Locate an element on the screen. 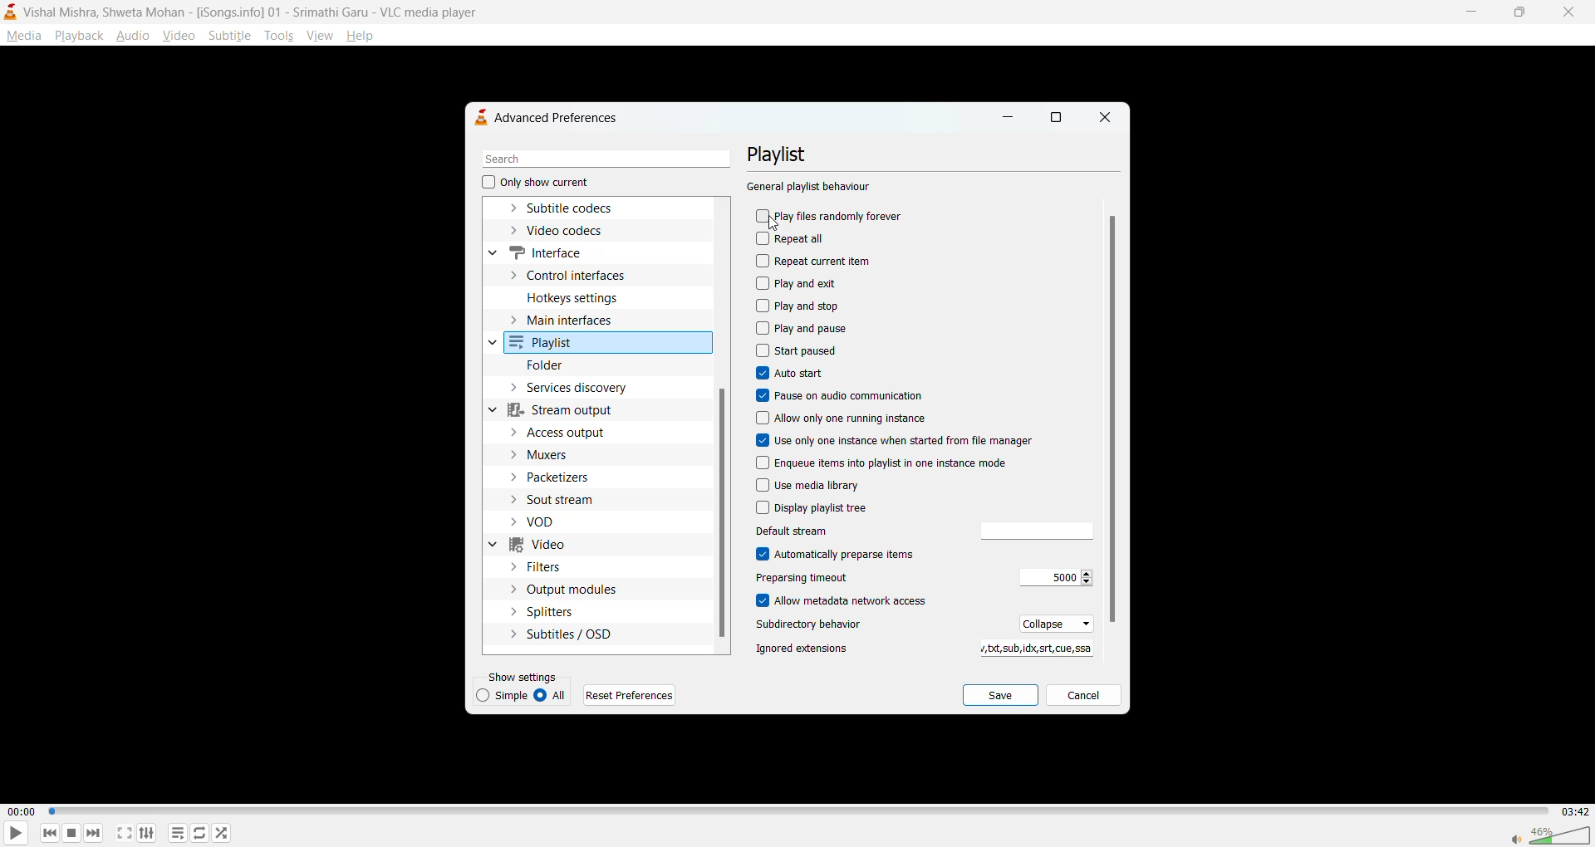 Image resolution: width=1595 pixels, height=847 pixels. general playlist behaviour is located at coordinates (810, 188).